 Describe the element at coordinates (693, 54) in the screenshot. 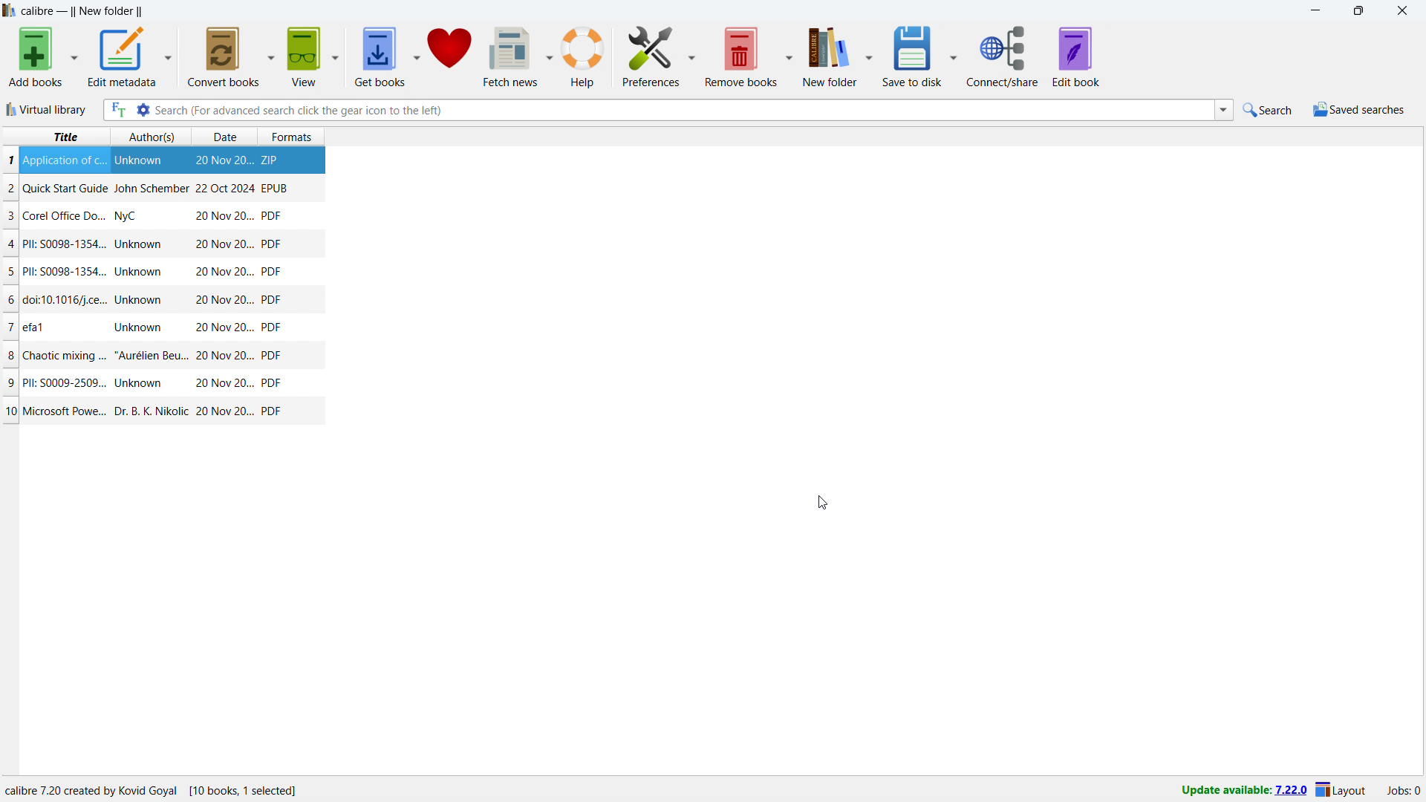

I see `preferences options` at that location.